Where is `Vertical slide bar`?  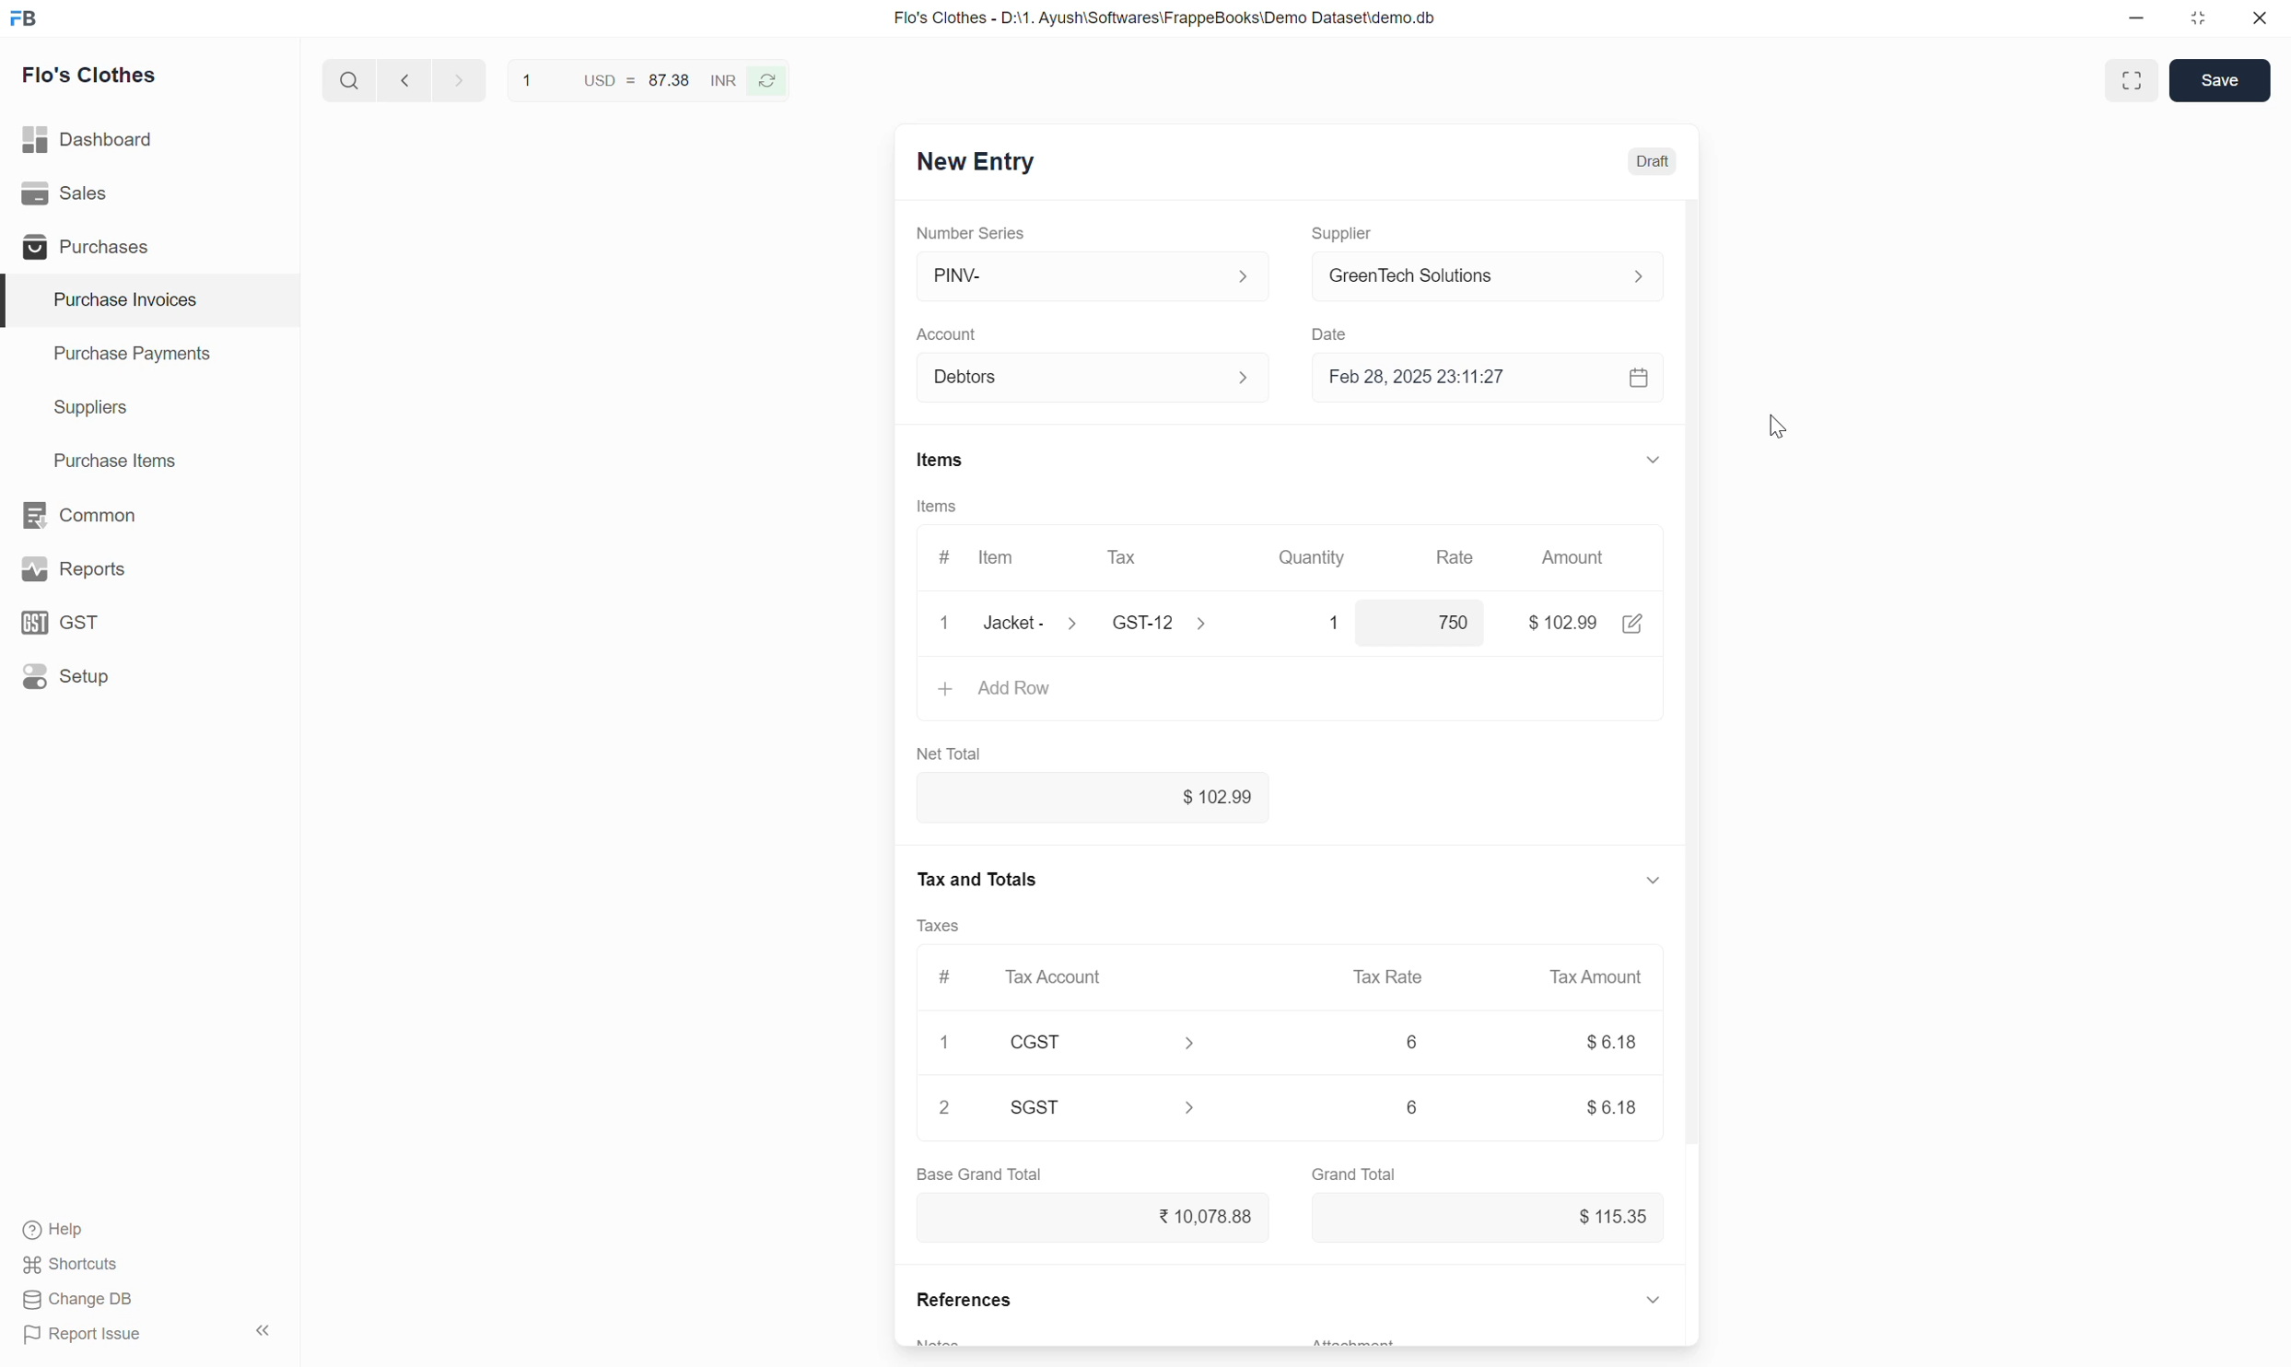
Vertical slide bar is located at coordinates (1692, 709).